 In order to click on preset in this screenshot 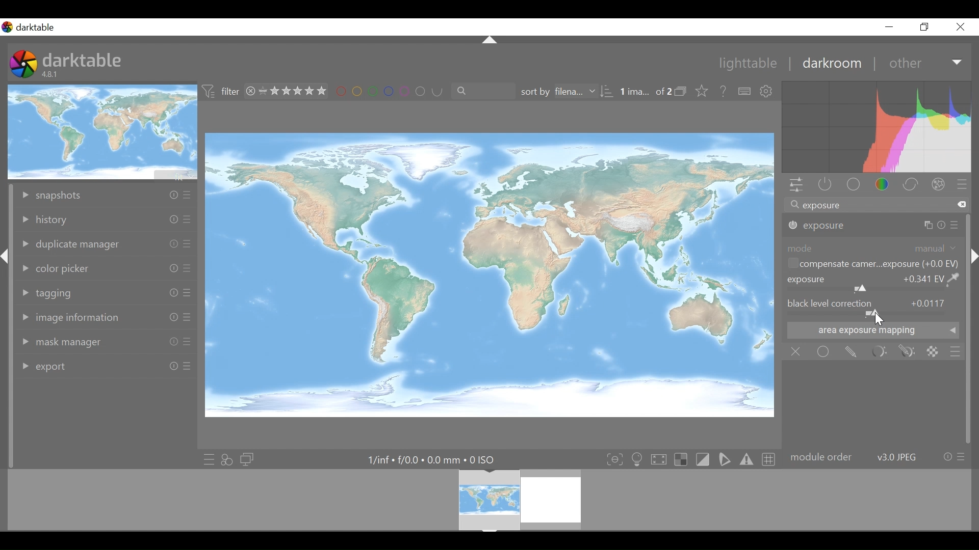, I will do `click(962, 184)`.